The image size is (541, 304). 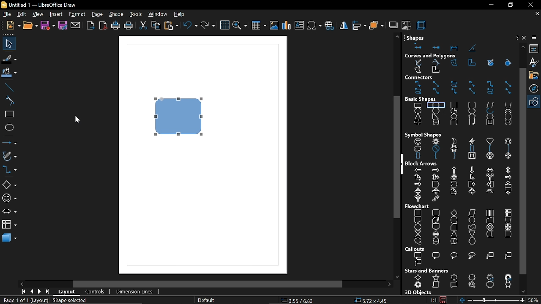 What do you see at coordinates (128, 27) in the screenshot?
I see `print` at bounding box center [128, 27].